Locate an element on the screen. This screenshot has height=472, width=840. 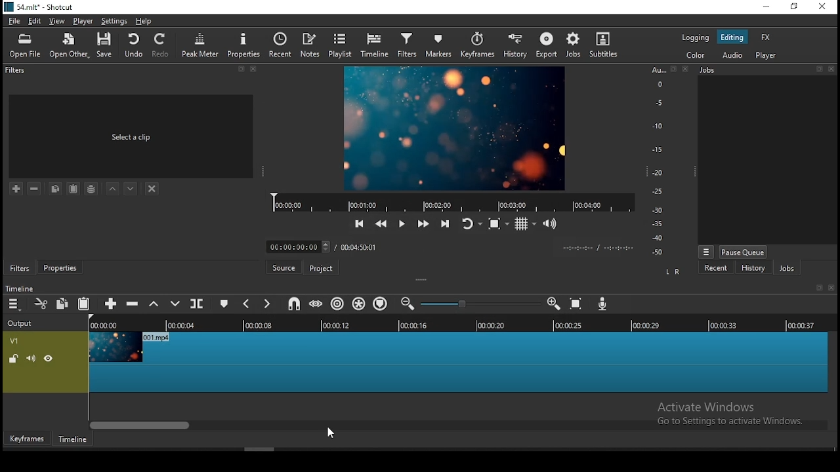
properties is located at coordinates (59, 265).